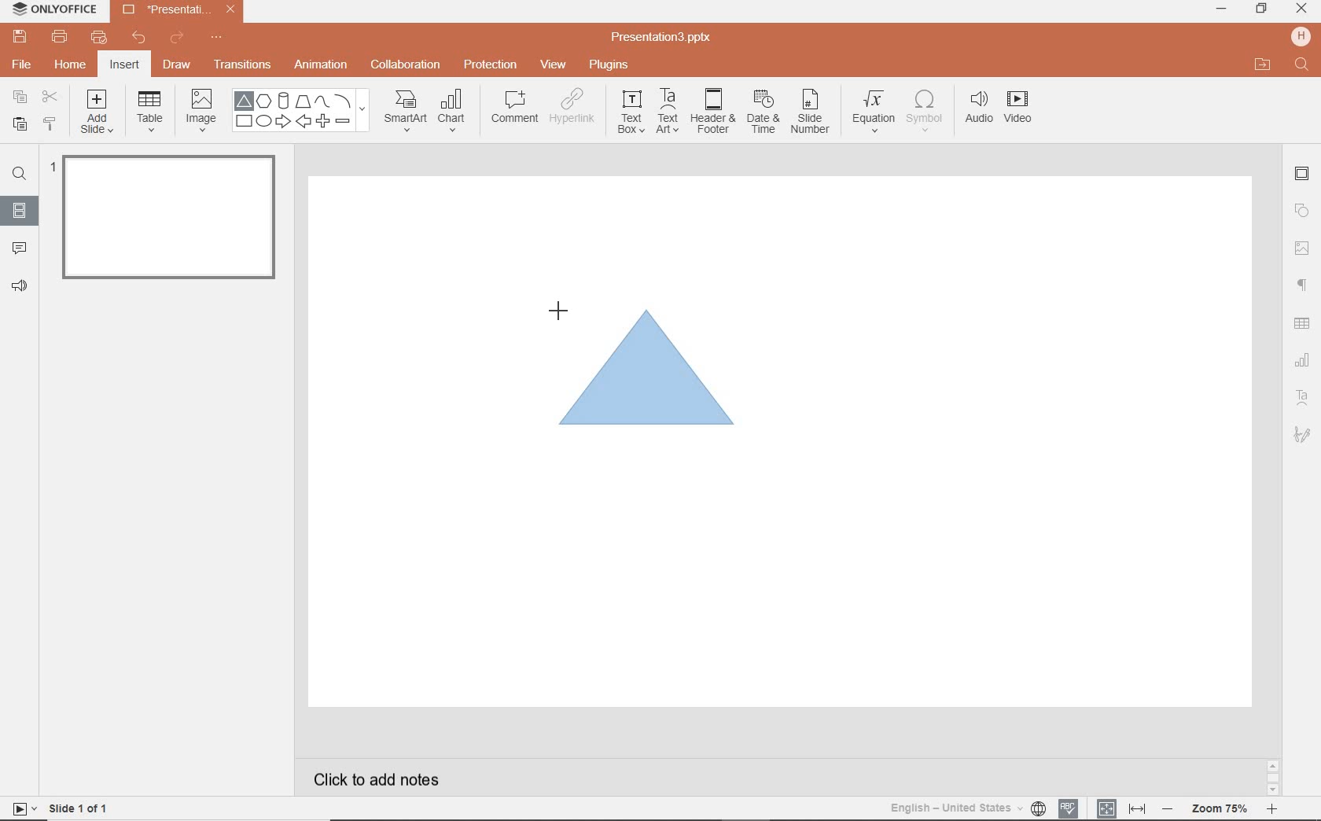 The width and height of the screenshot is (1321, 821). I want to click on FIND, so click(1303, 66).